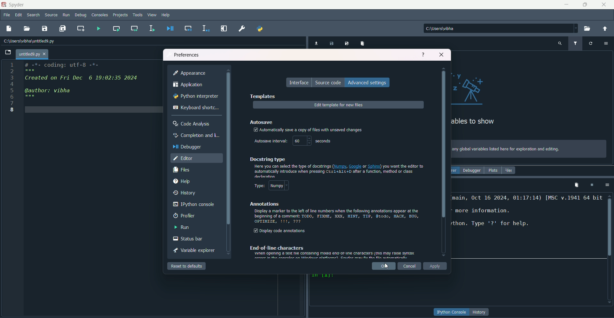  What do you see at coordinates (51, 15) in the screenshot?
I see `source` at bounding box center [51, 15].